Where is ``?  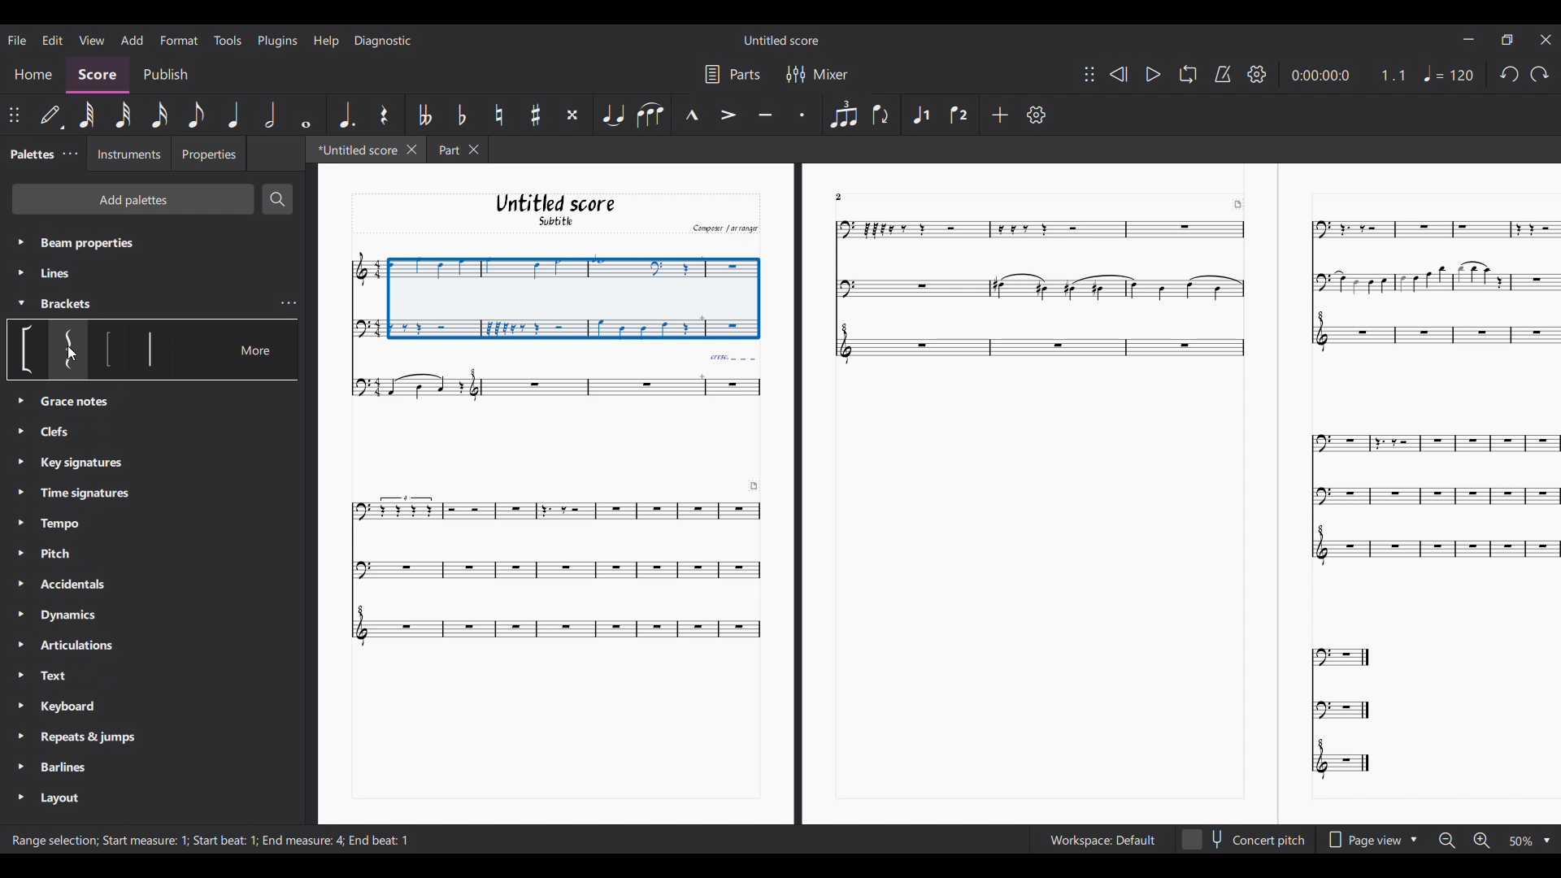
 is located at coordinates (1043, 231).